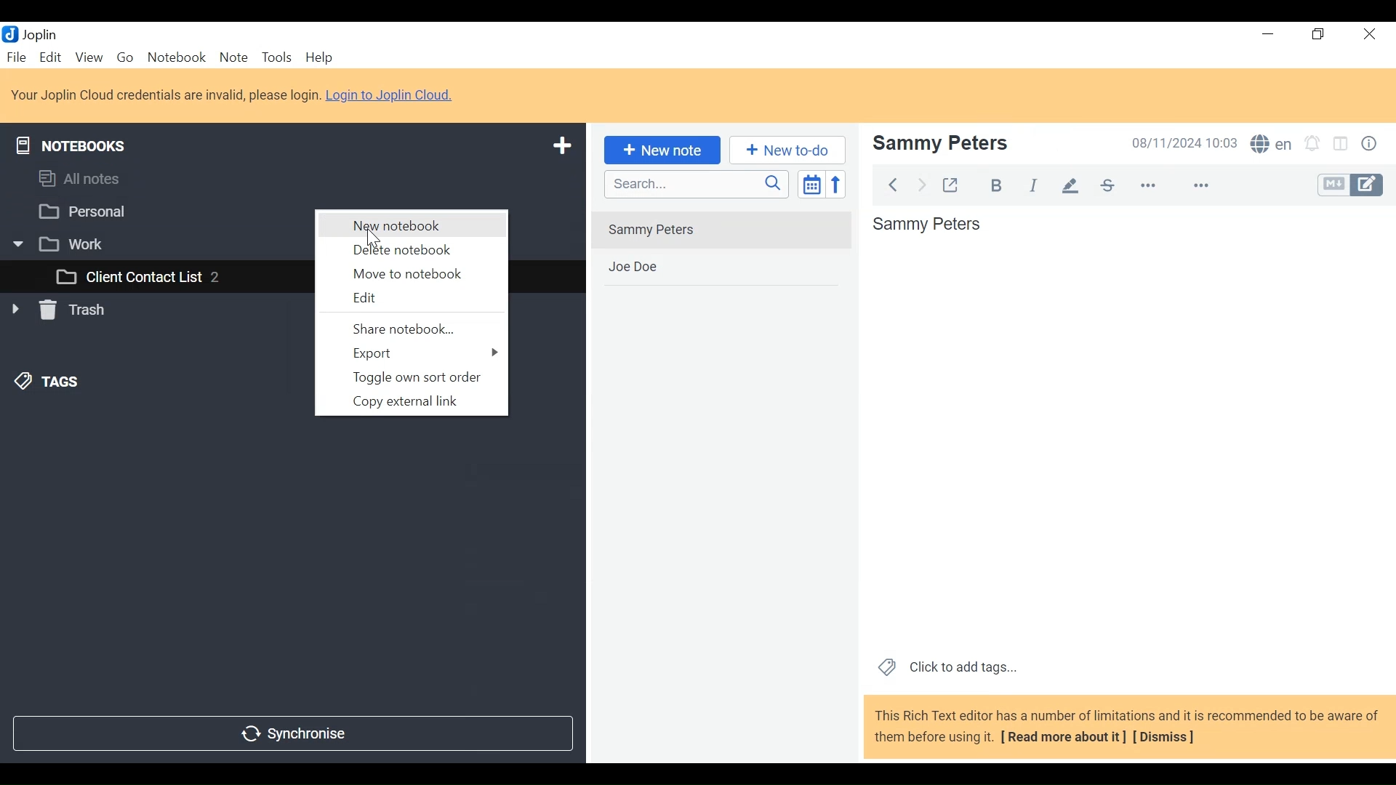 The height and width of the screenshot is (785, 1396). What do you see at coordinates (724, 269) in the screenshot?
I see `Joe Doe` at bounding box center [724, 269].